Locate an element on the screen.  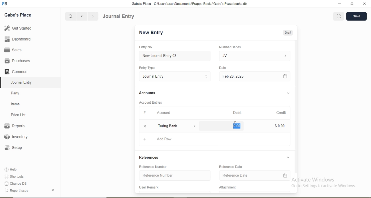
Dropdown is located at coordinates (288, 93).